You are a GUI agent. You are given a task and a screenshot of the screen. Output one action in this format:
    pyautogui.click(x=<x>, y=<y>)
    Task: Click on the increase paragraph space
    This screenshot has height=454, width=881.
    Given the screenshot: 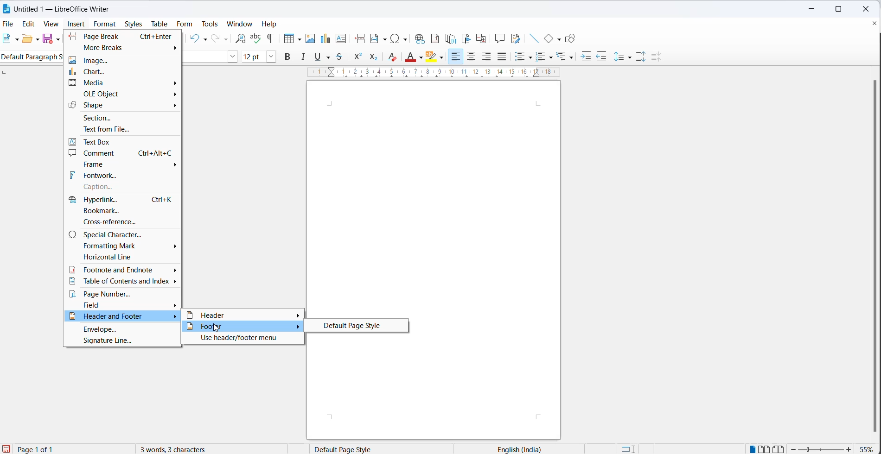 What is the action you would take?
    pyautogui.click(x=641, y=56)
    